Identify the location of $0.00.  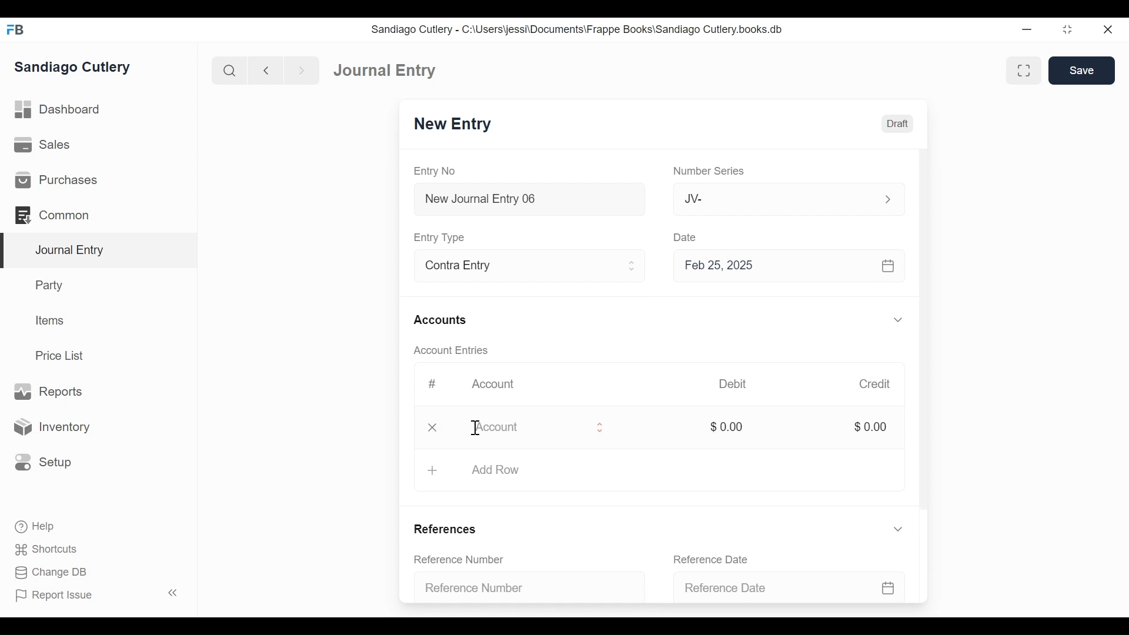
(727, 426).